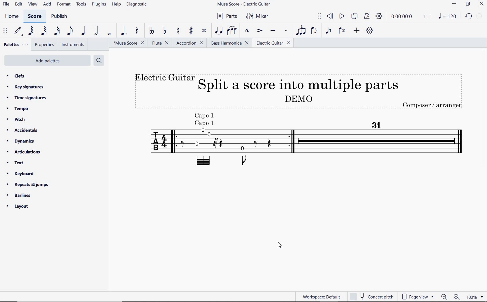 The height and width of the screenshot is (302, 487). What do you see at coordinates (243, 4) in the screenshot?
I see `file name (after score split)` at bounding box center [243, 4].